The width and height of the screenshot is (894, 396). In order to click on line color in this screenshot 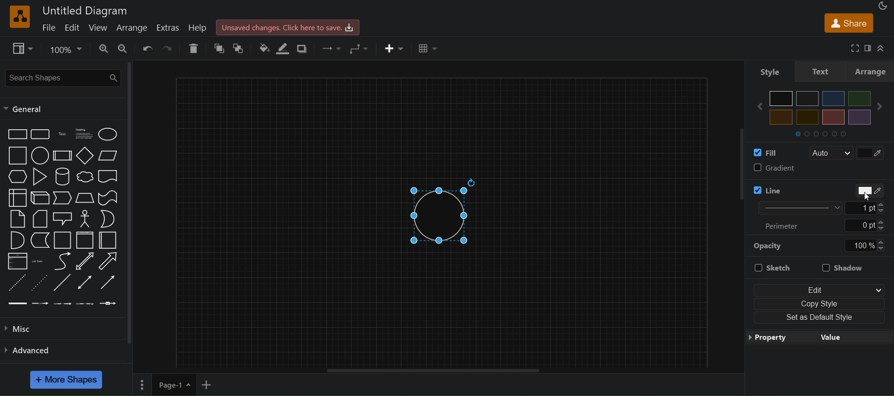, I will do `click(788, 188)`.